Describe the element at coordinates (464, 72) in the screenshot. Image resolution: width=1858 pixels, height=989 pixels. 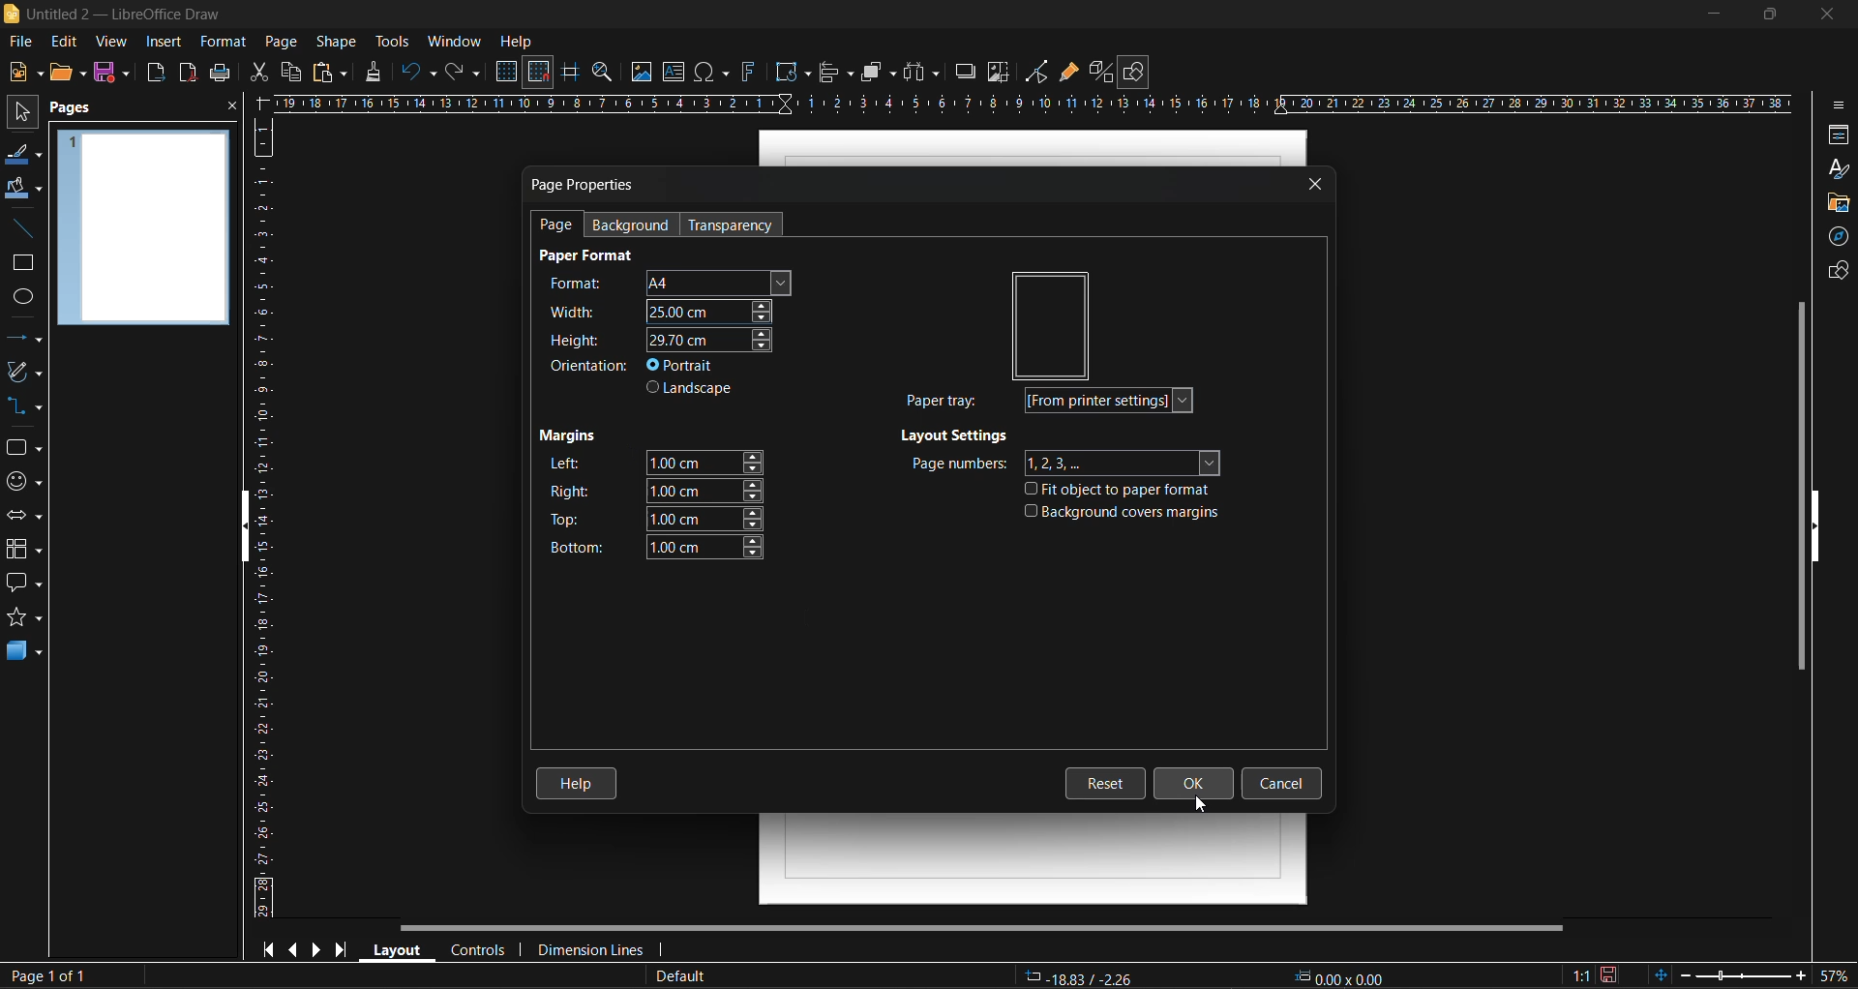
I see `redo` at that location.